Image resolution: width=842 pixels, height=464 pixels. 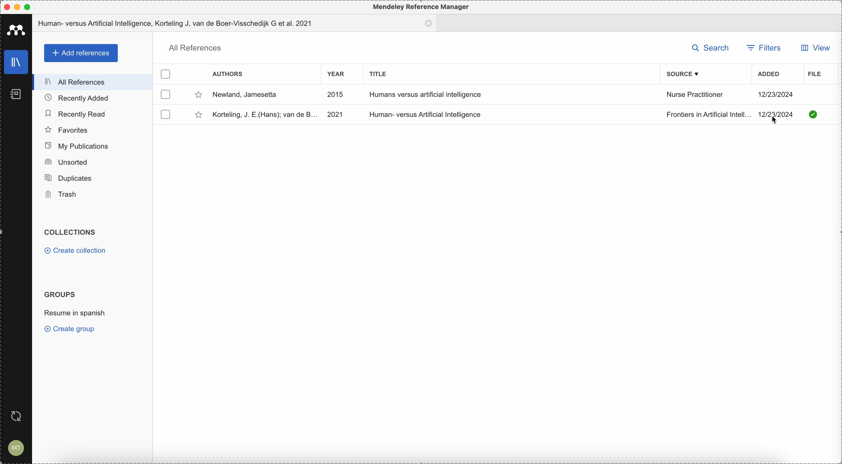 What do you see at coordinates (92, 163) in the screenshot?
I see `unsorted` at bounding box center [92, 163].